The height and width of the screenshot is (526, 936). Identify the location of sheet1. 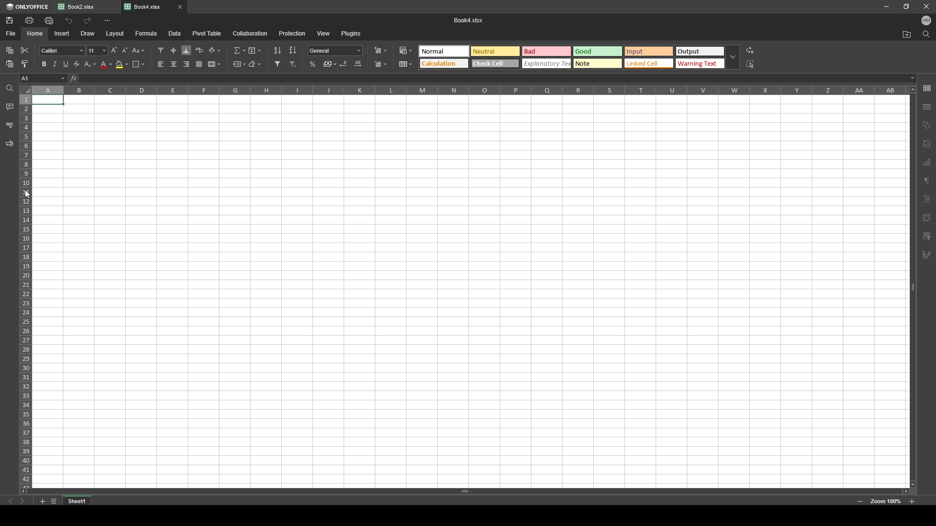
(78, 501).